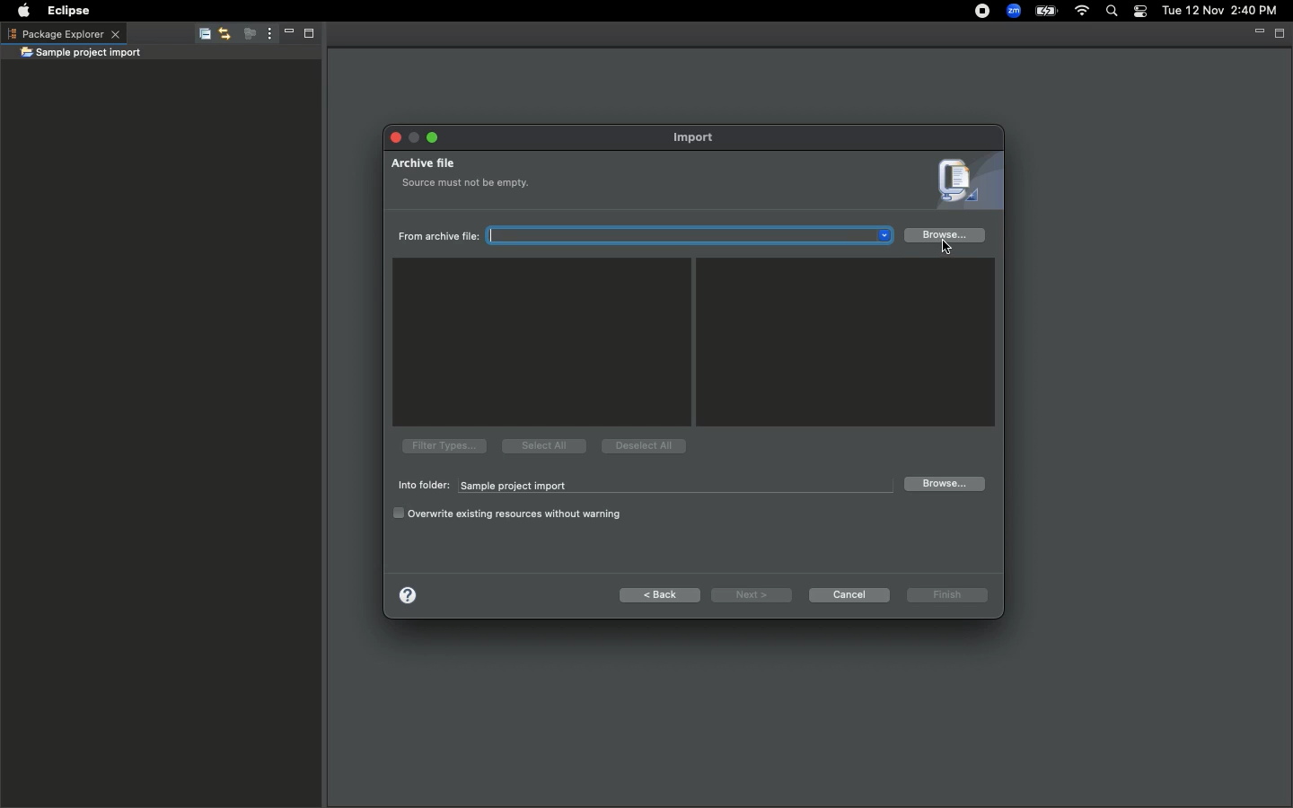 This screenshot has width=1293, height=808. Describe the element at coordinates (244, 35) in the screenshot. I see `Focus on active task` at that location.